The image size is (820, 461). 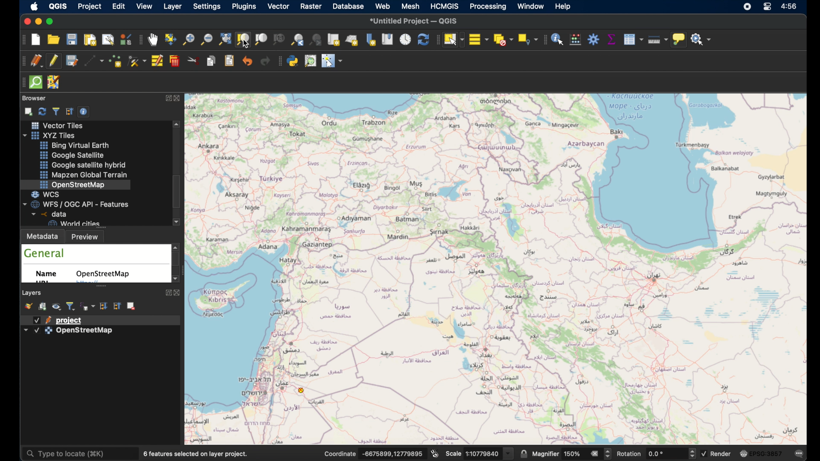 I want to click on apple icon, so click(x=36, y=7).